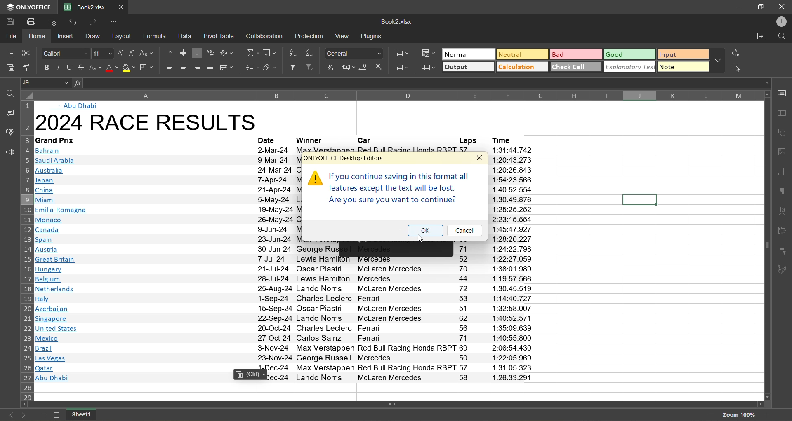 The height and width of the screenshot is (421, 792). I want to click on bad, so click(577, 54).